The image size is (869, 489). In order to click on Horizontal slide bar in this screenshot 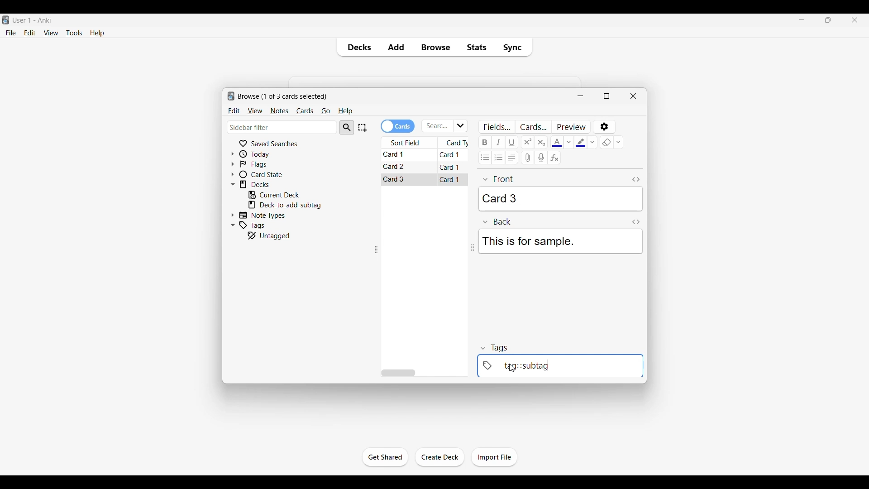, I will do `click(398, 373)`.